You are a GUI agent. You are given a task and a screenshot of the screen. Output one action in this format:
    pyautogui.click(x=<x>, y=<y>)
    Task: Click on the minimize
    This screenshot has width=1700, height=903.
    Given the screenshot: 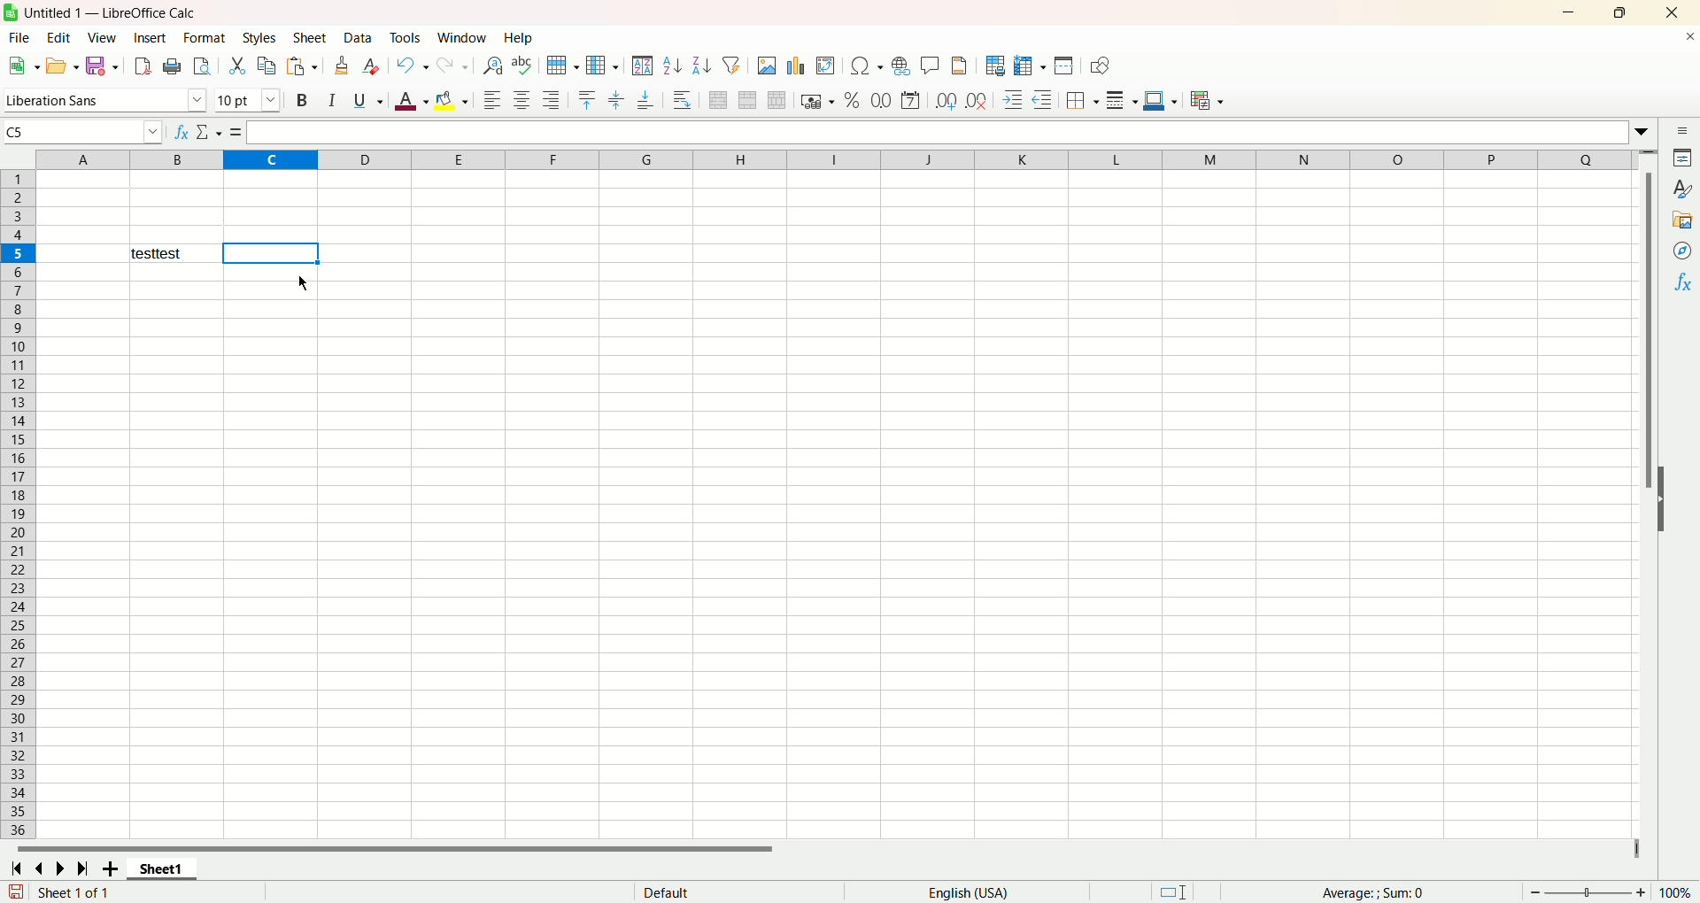 What is the action you would take?
    pyautogui.click(x=1574, y=13)
    